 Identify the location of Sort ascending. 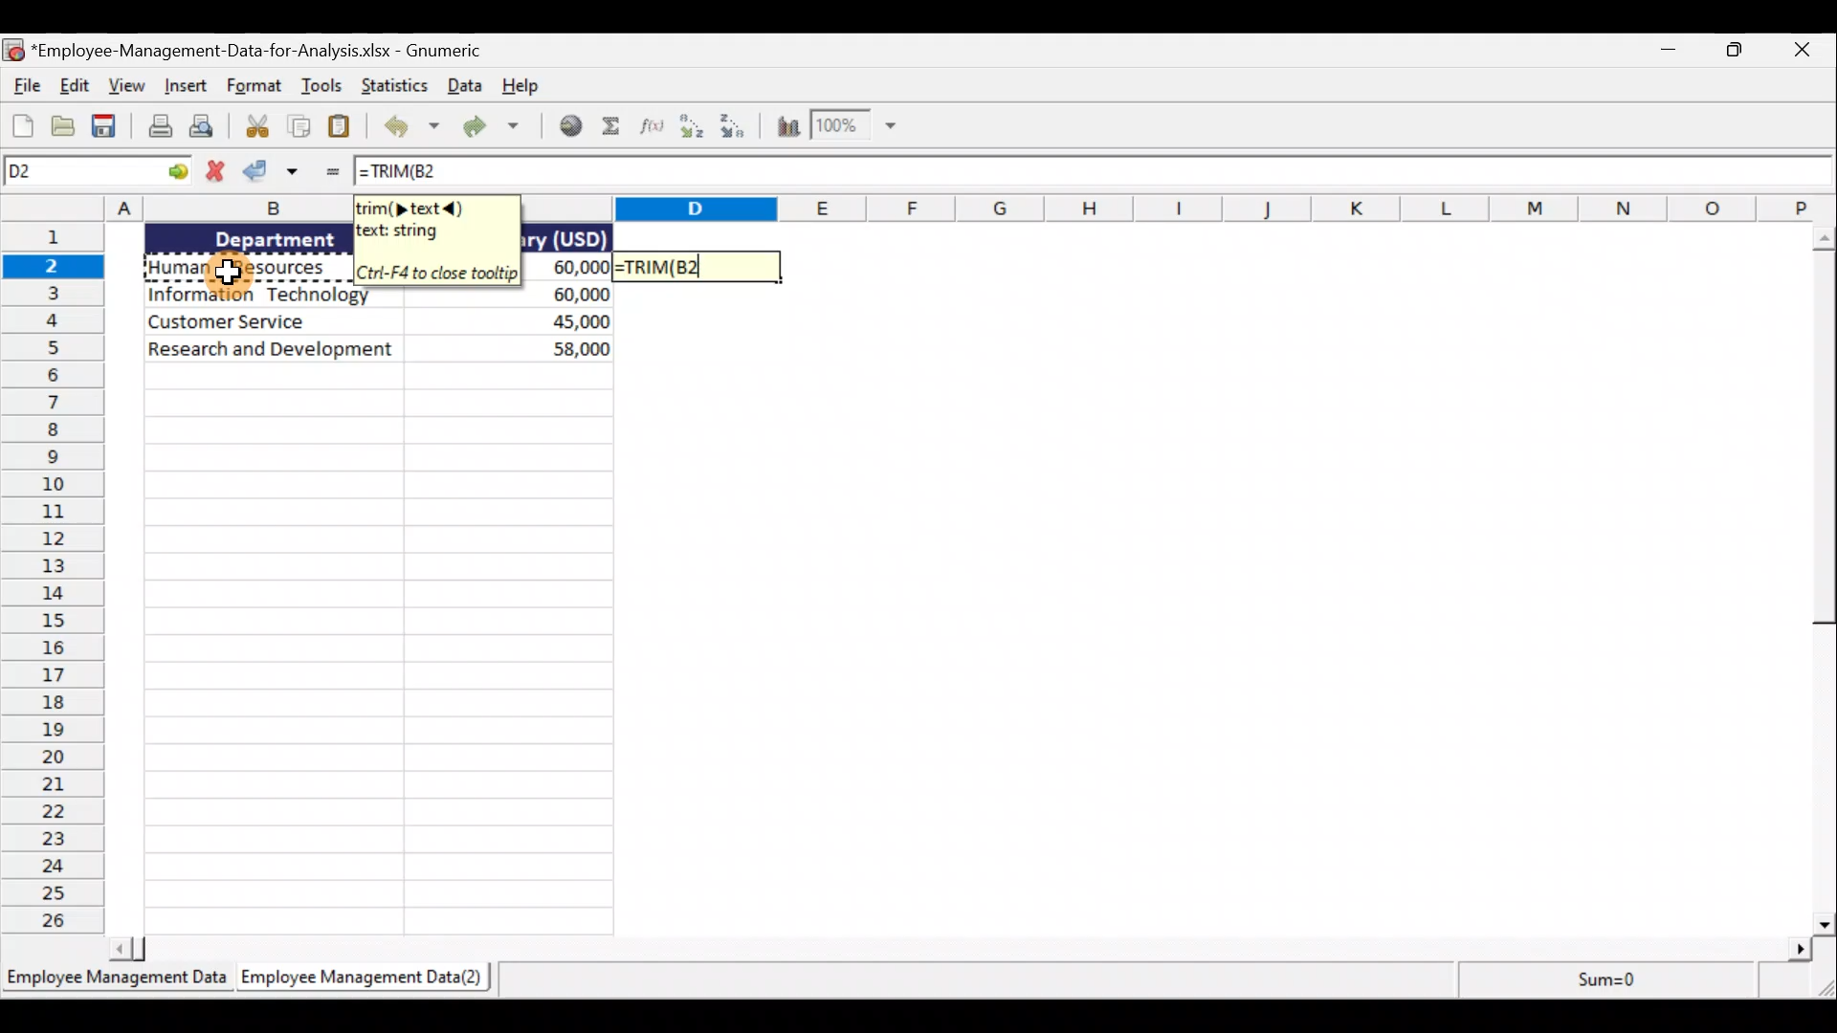
(693, 130).